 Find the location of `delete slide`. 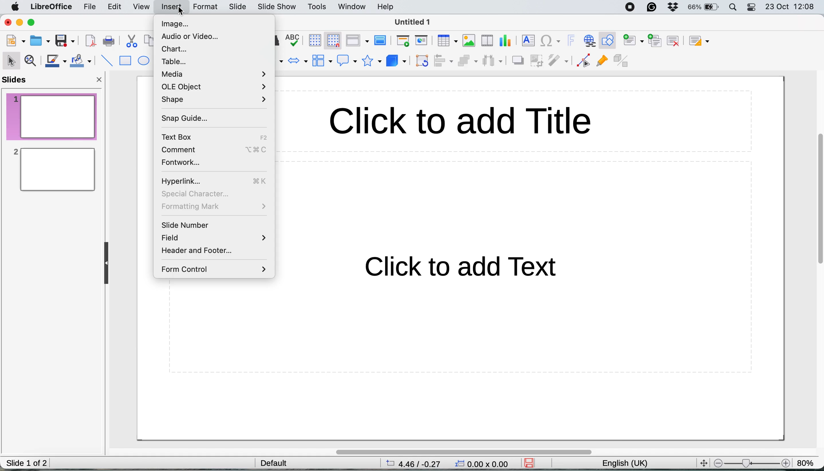

delete slide is located at coordinates (673, 40).